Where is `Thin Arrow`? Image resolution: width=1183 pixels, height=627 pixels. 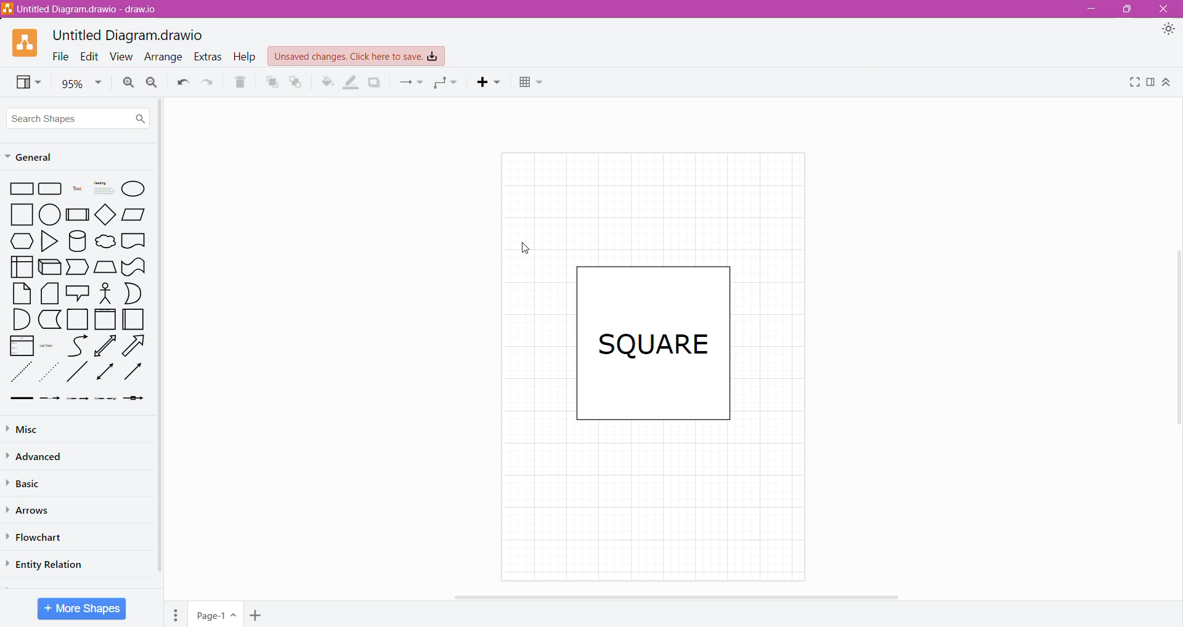 Thin Arrow is located at coordinates (78, 400).